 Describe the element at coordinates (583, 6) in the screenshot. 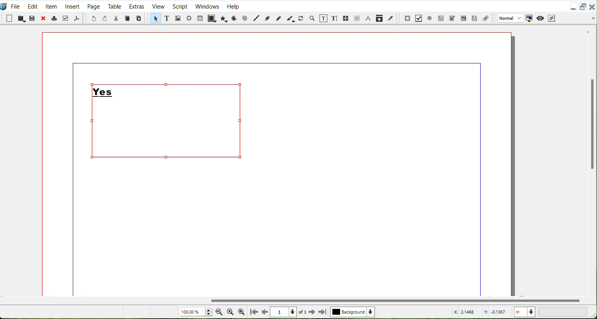

I see `Maximize` at that location.